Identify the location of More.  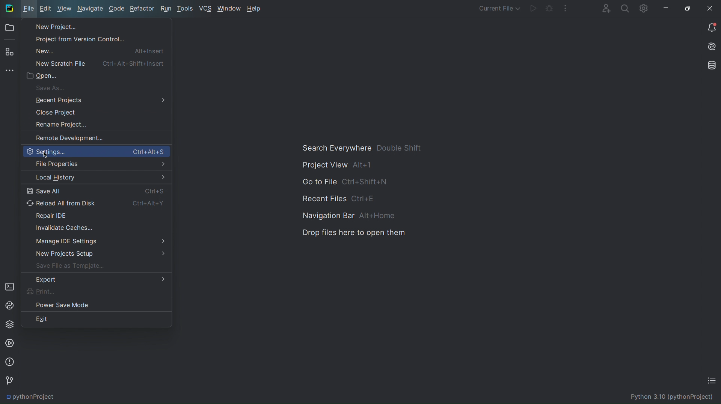
(11, 71).